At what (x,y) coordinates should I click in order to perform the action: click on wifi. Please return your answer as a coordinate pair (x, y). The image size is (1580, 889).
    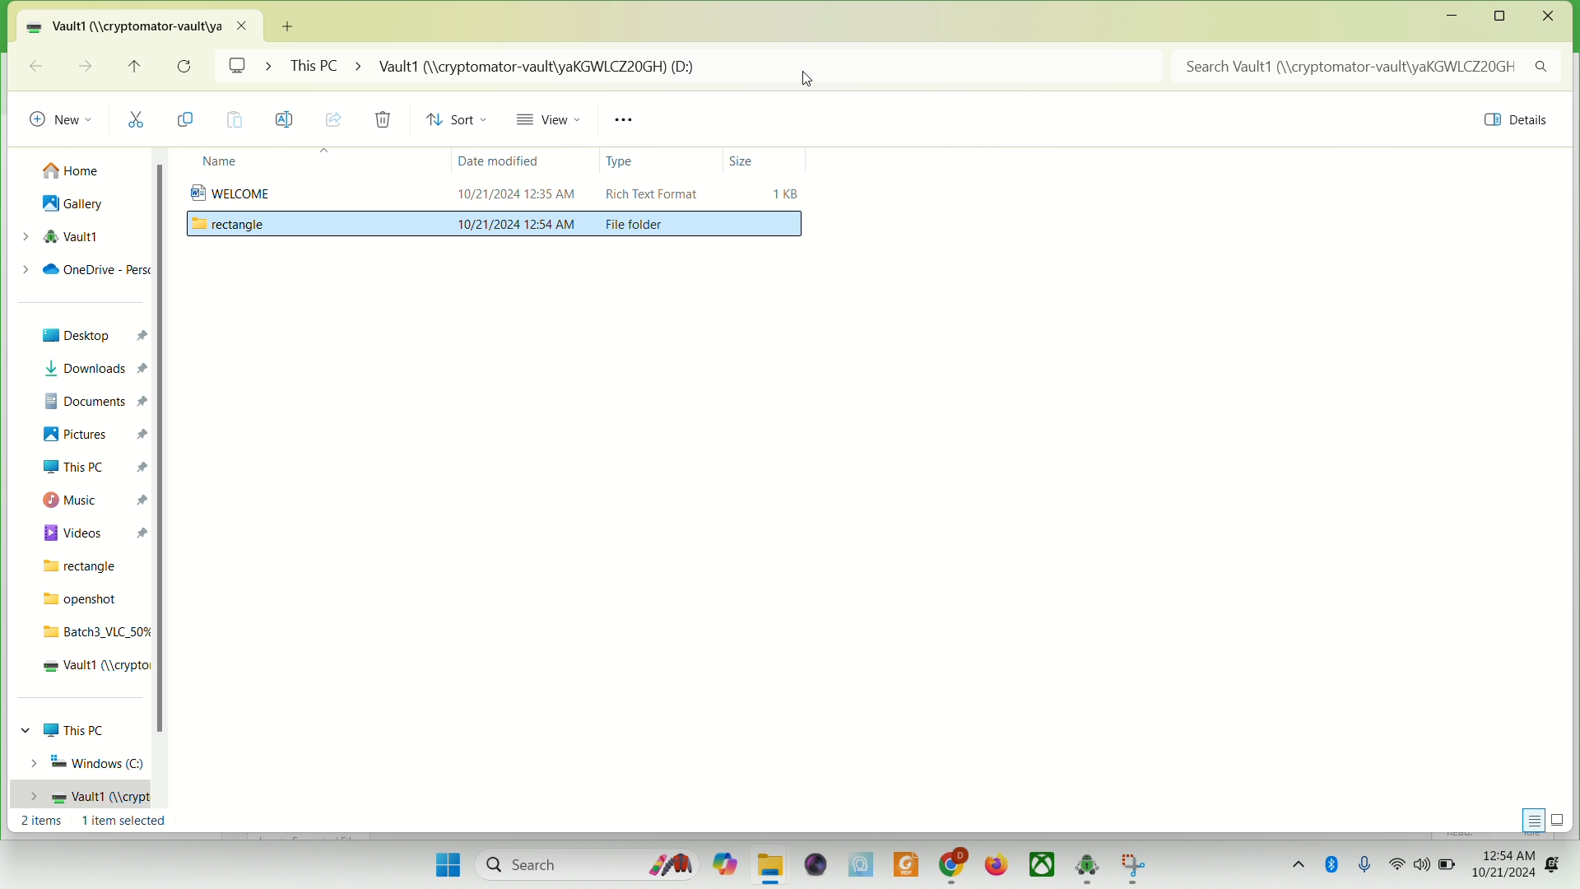
    Looking at the image, I should click on (1398, 864).